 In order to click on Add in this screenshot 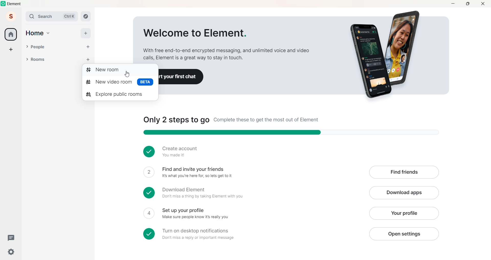, I will do `click(85, 33)`.